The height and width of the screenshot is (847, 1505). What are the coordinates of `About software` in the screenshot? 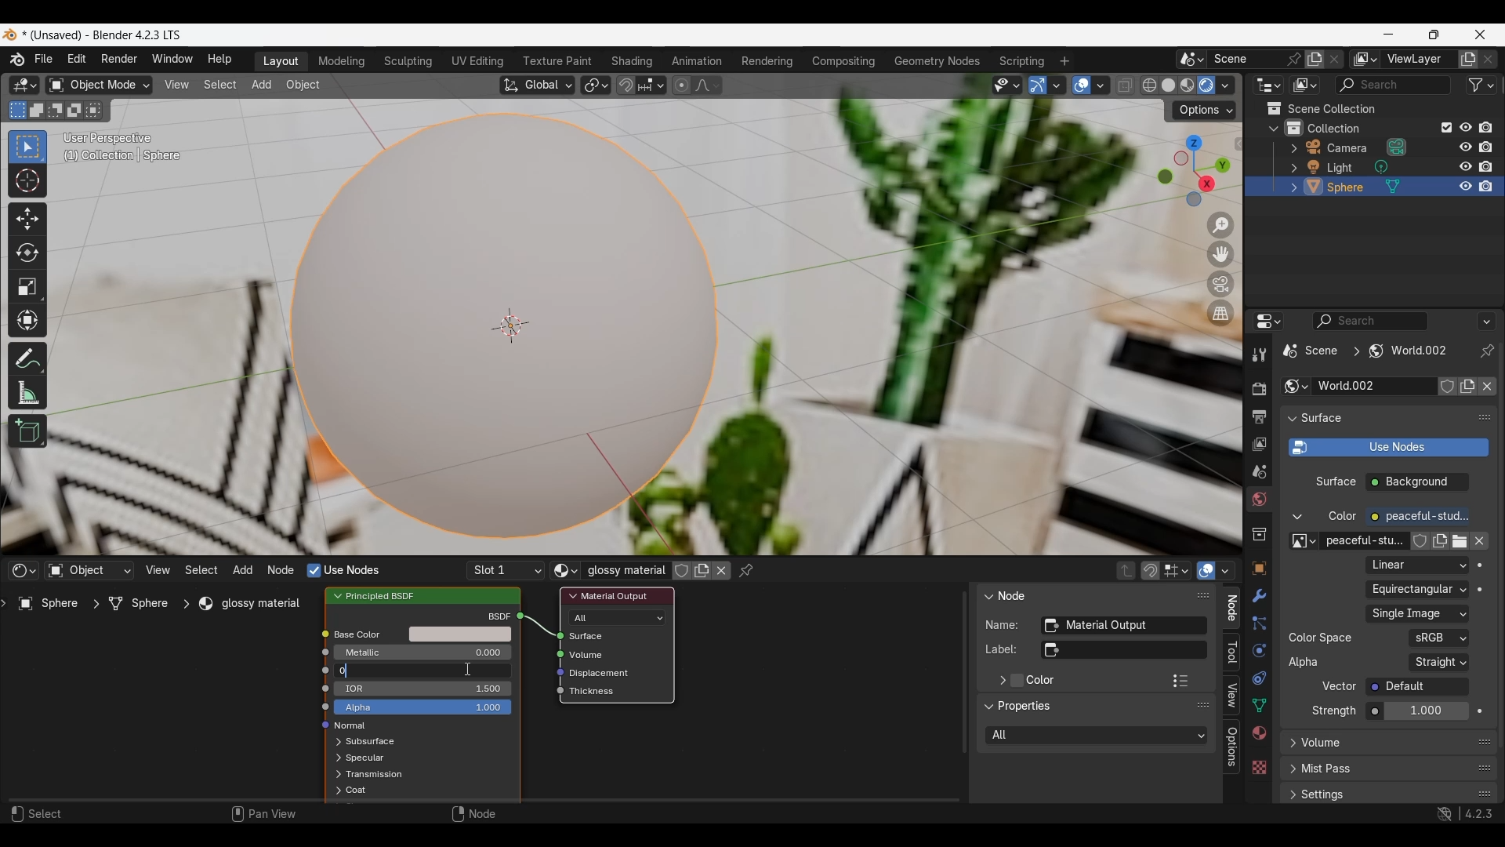 It's located at (16, 60).